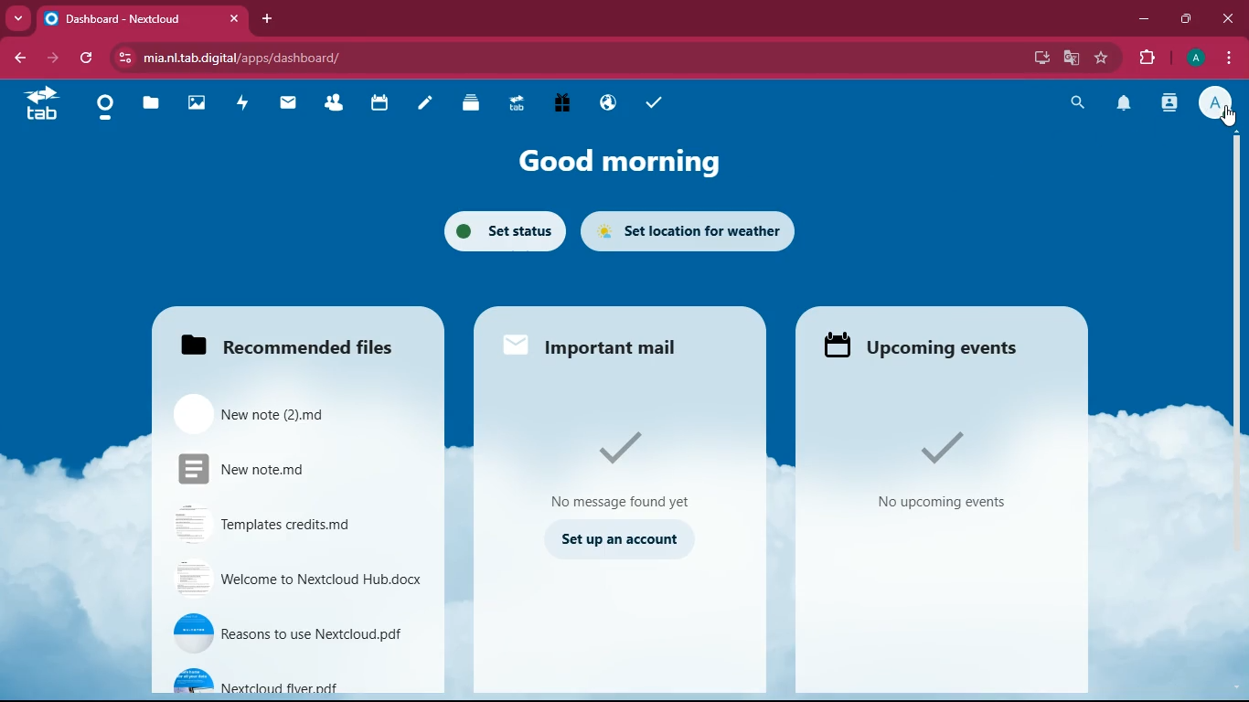 The width and height of the screenshot is (1249, 702). What do you see at coordinates (379, 105) in the screenshot?
I see `calendar` at bounding box center [379, 105].